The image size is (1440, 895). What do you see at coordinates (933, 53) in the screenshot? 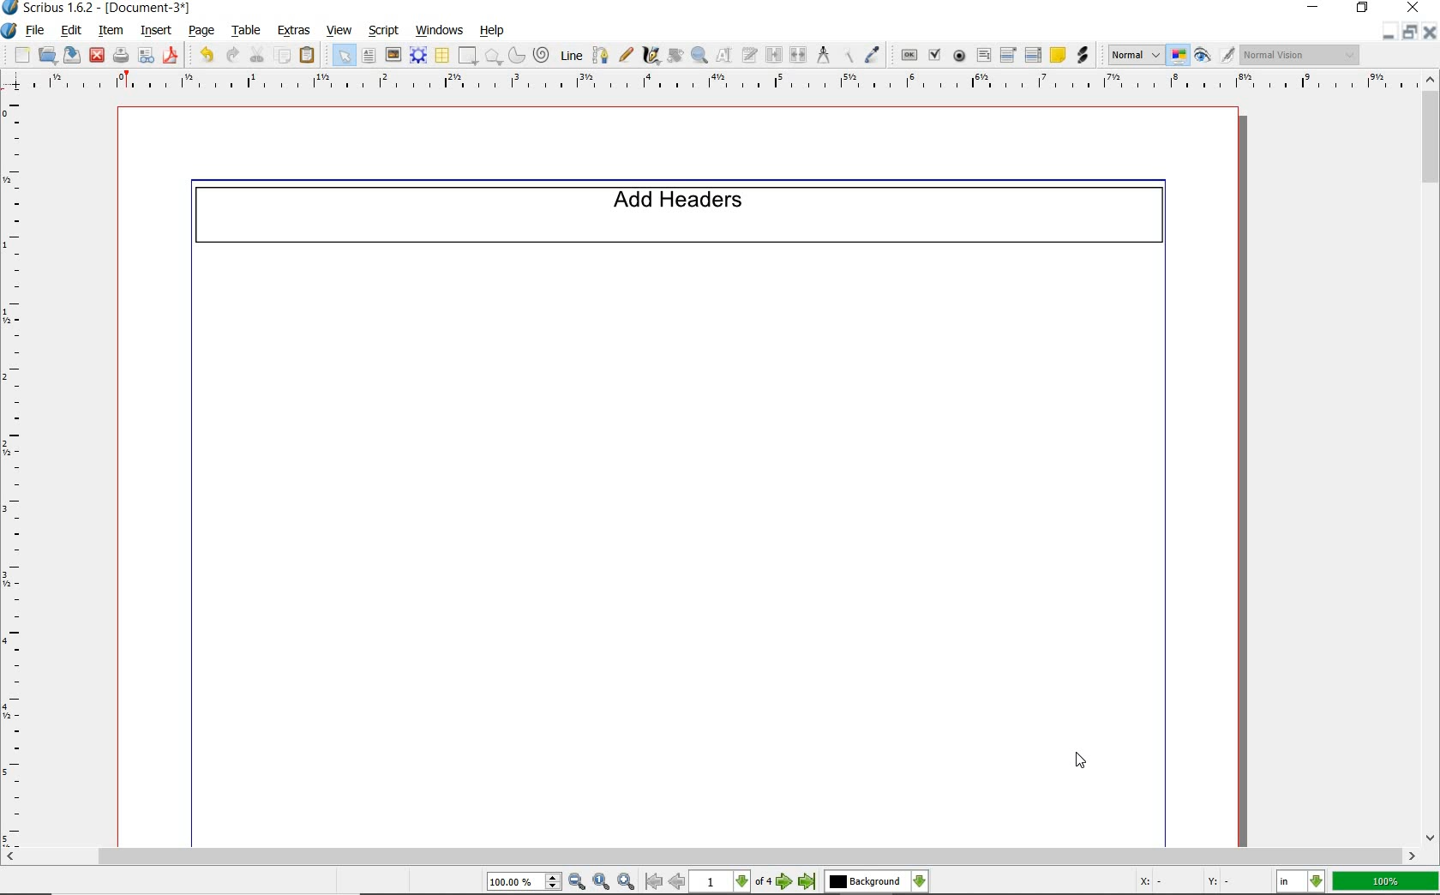
I see `pdf check box` at bounding box center [933, 53].